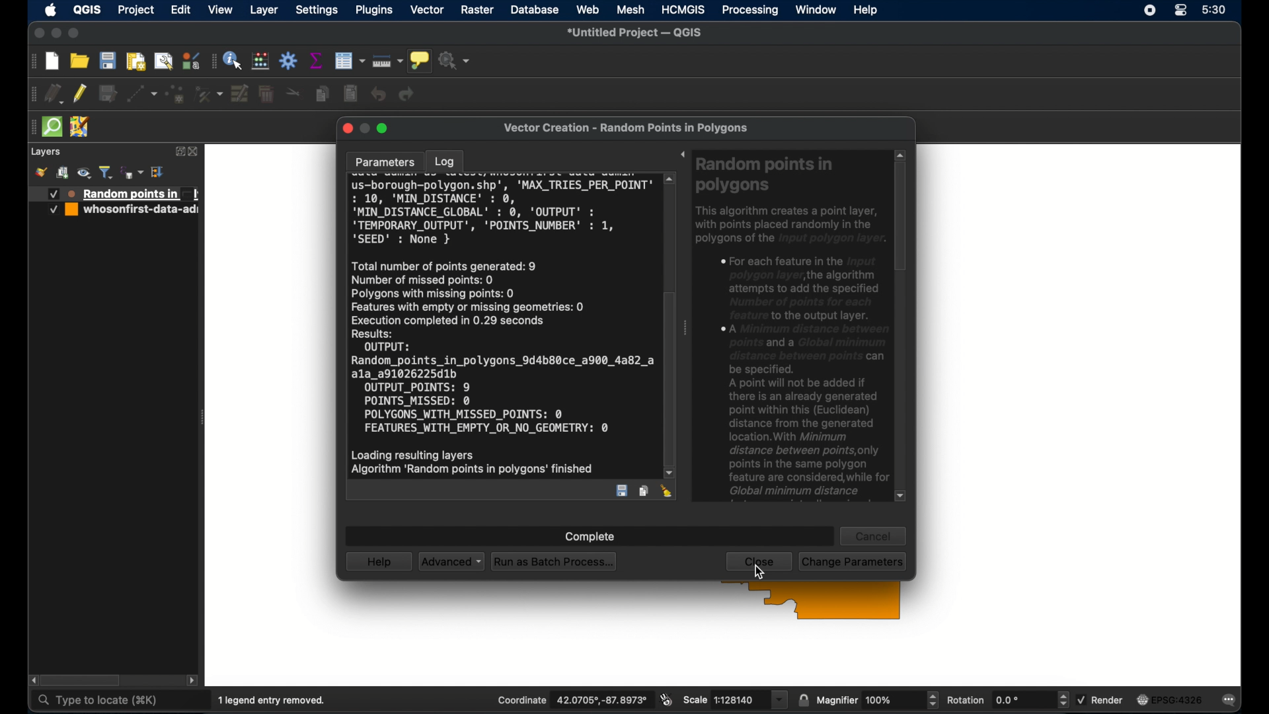 The image size is (1269, 714). What do you see at coordinates (816, 11) in the screenshot?
I see `window` at bounding box center [816, 11].